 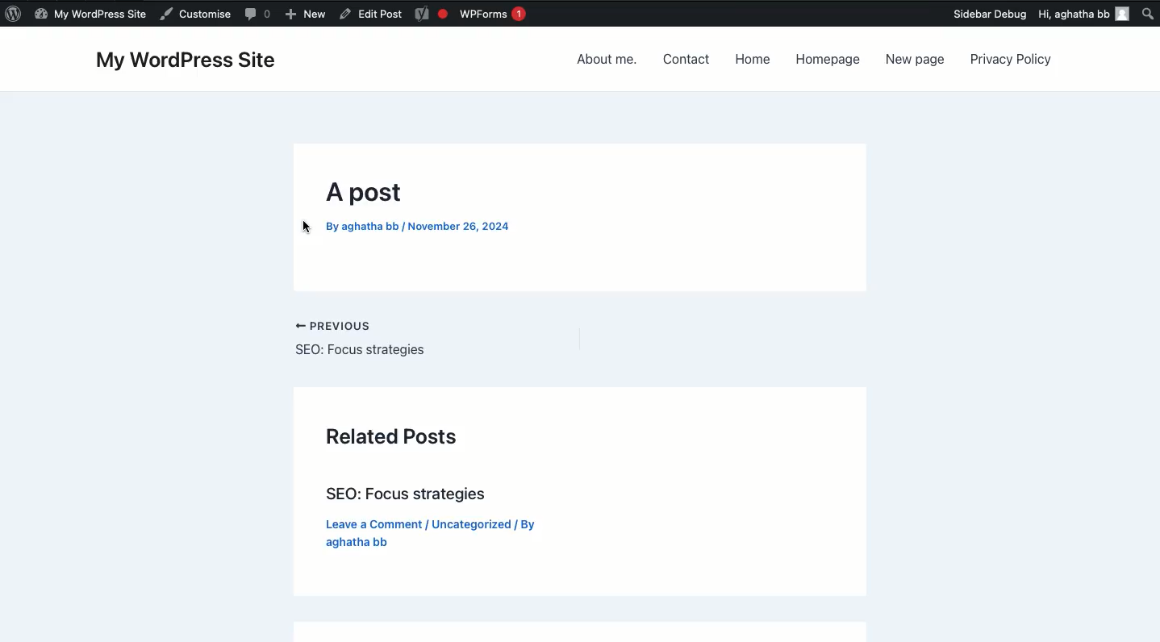 What do you see at coordinates (917, 61) in the screenshot?
I see `New page` at bounding box center [917, 61].